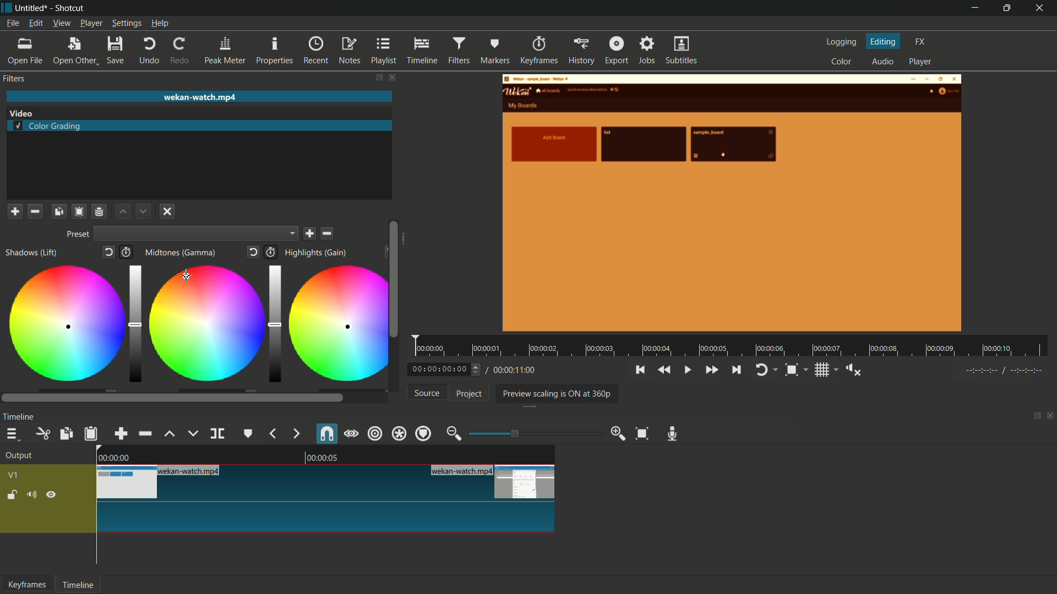 The height and width of the screenshot is (594, 1057). I want to click on minimize, so click(973, 8).